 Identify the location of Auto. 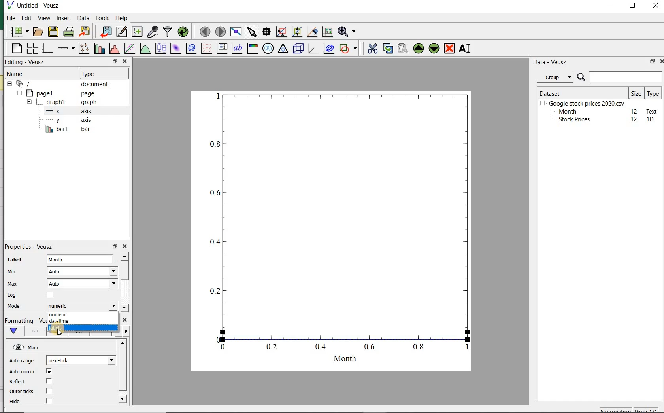
(82, 284).